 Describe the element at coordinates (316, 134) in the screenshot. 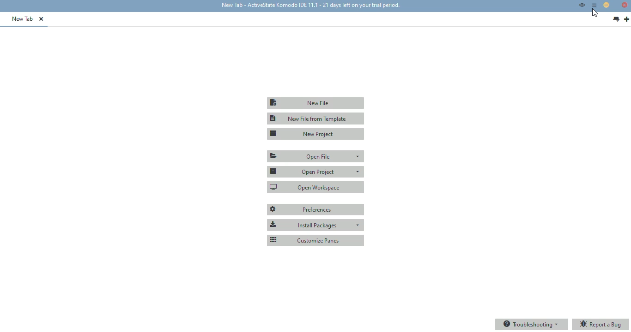

I see `new project` at that location.